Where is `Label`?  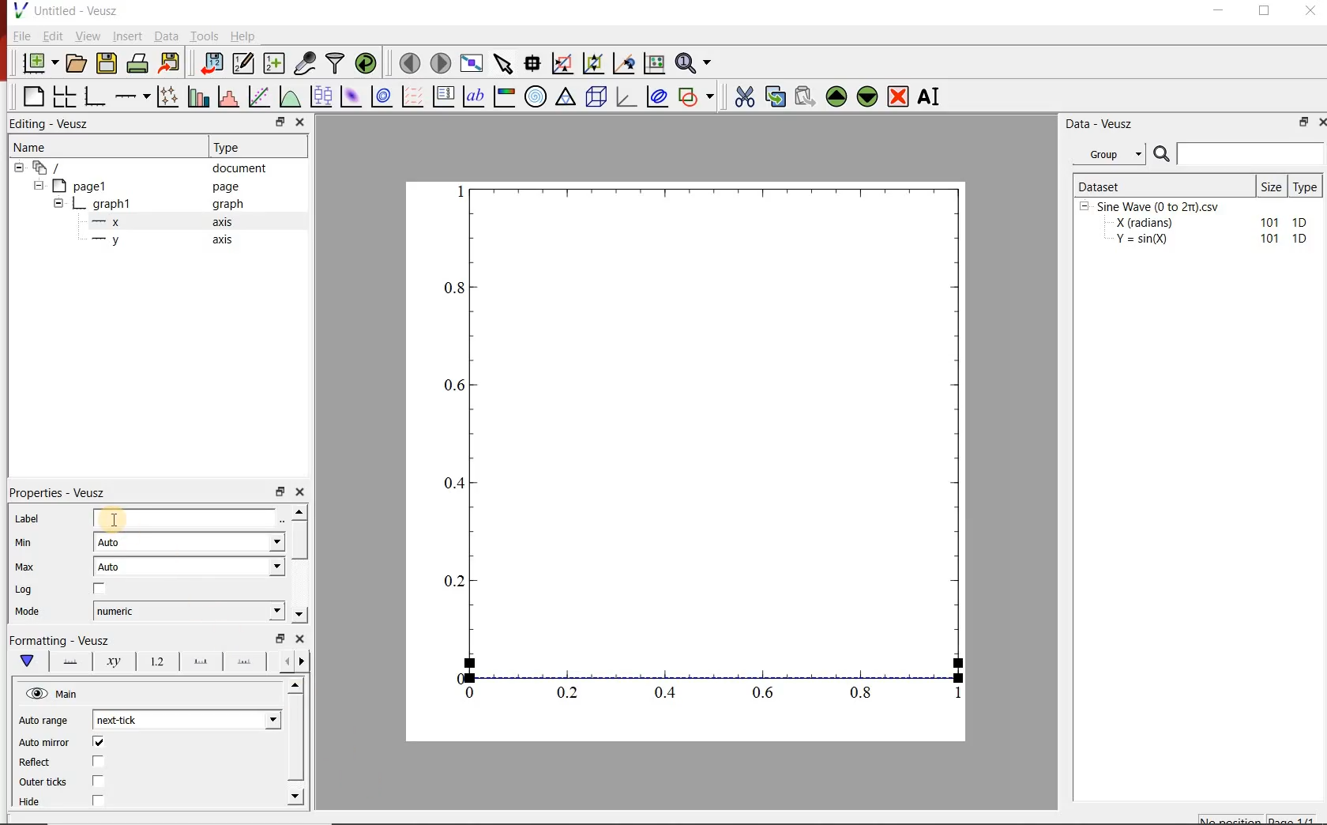
Label is located at coordinates (28, 518).